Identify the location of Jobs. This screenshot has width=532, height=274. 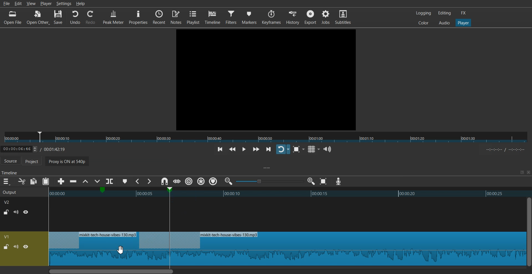
(325, 17).